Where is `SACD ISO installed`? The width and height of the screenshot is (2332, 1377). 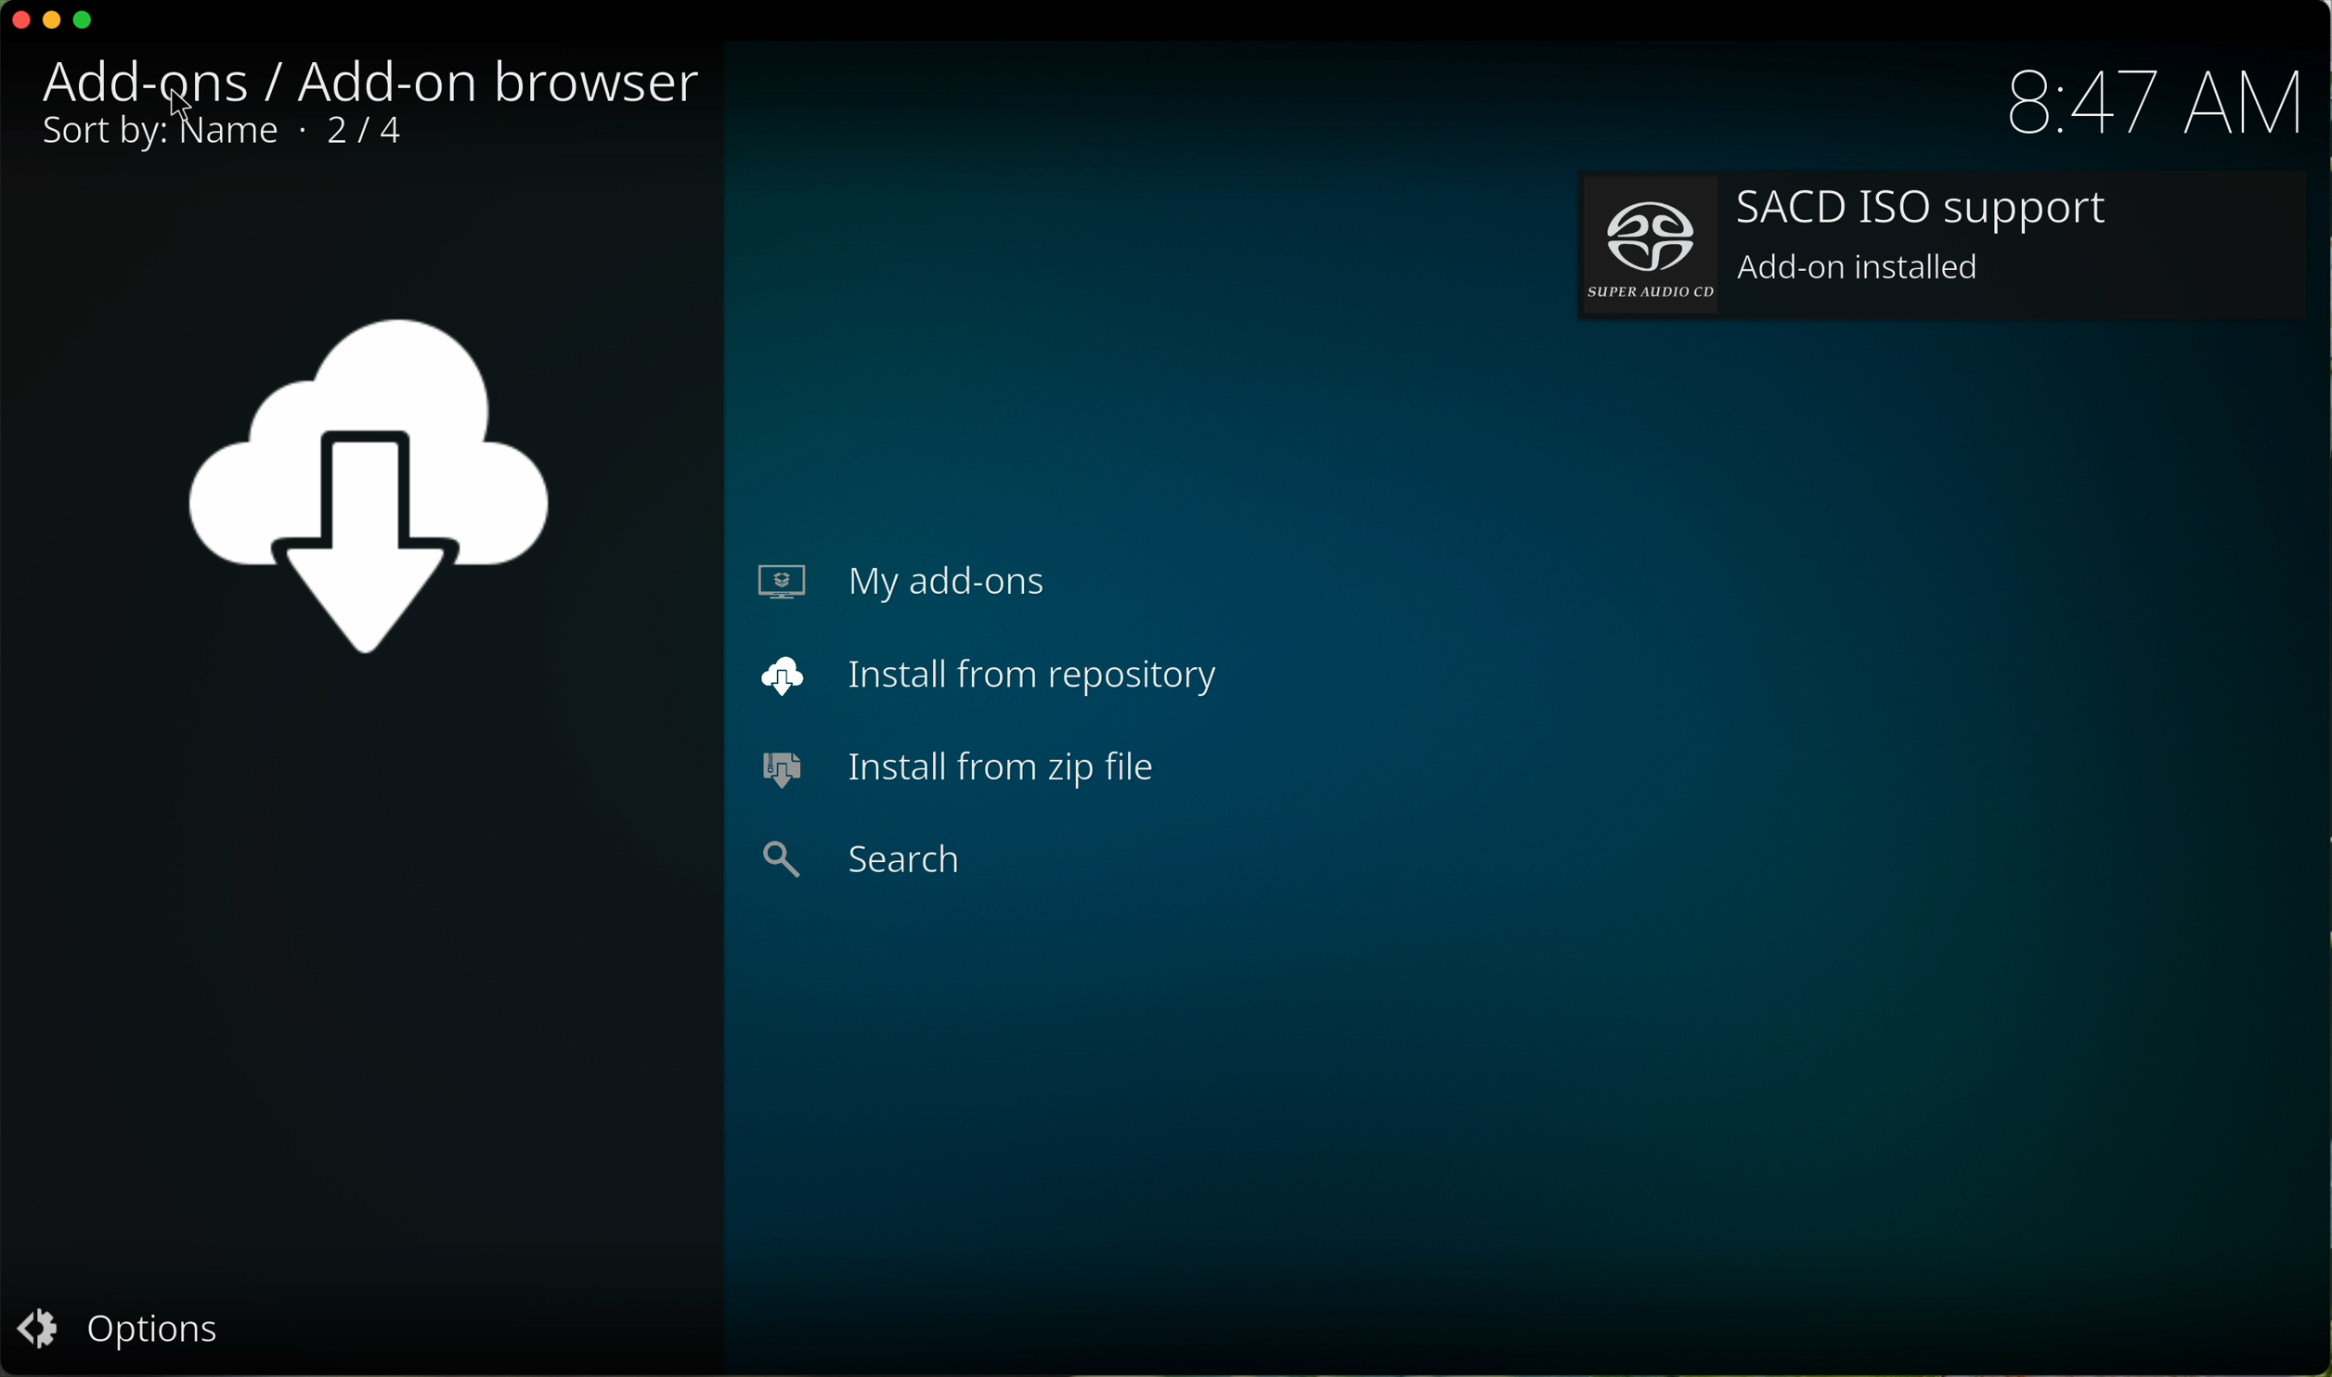 SACD ISO installed is located at coordinates (1511, 767).